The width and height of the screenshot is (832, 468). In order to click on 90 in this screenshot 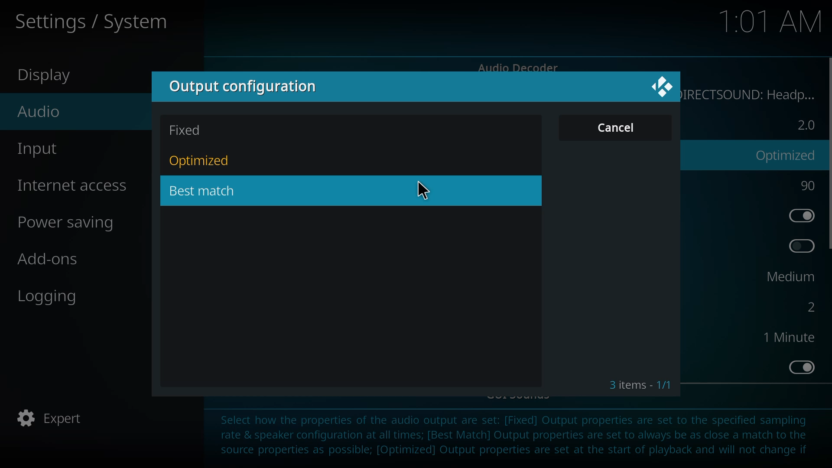, I will do `click(807, 185)`.